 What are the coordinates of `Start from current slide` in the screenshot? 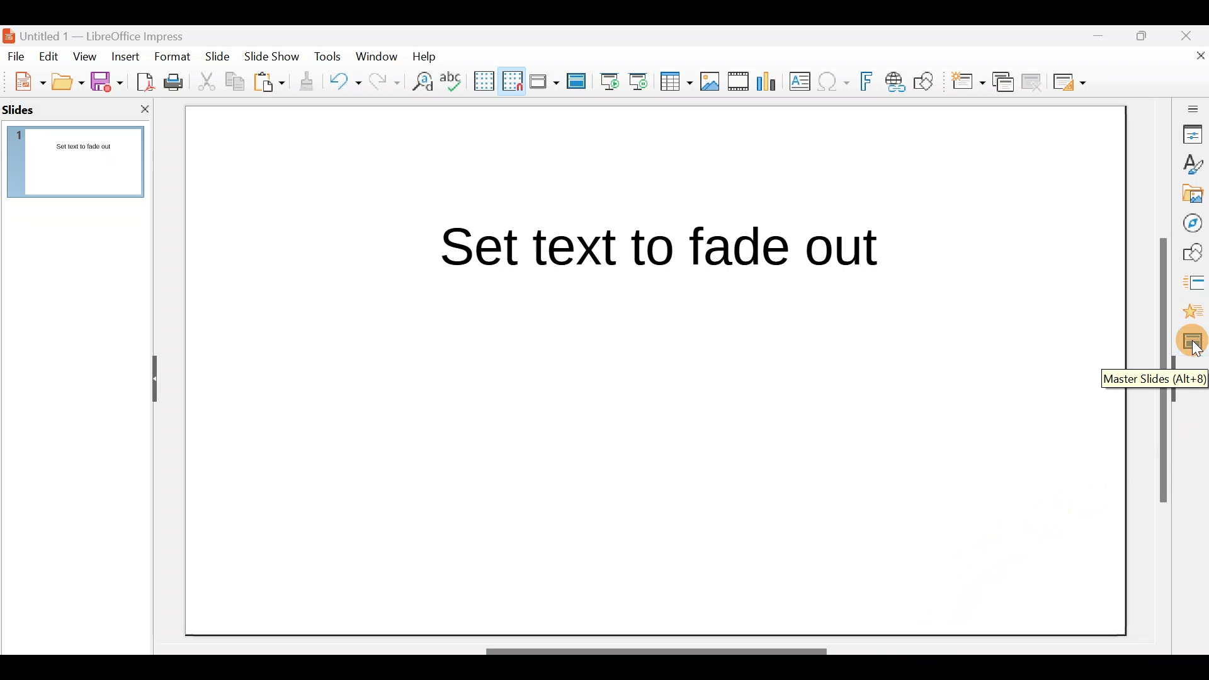 It's located at (642, 81).